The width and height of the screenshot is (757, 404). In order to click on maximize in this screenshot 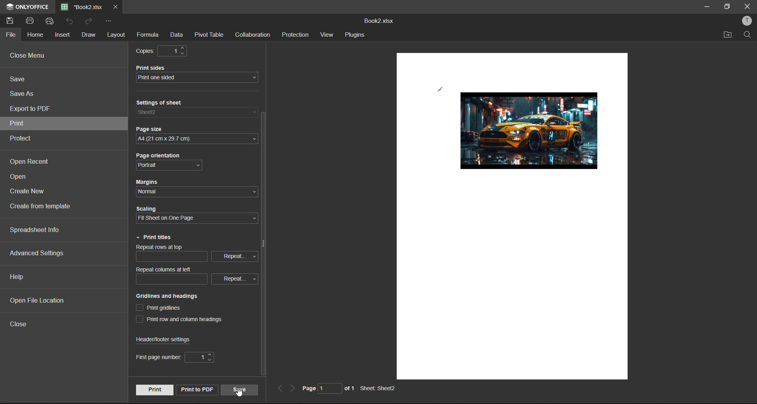, I will do `click(726, 7)`.